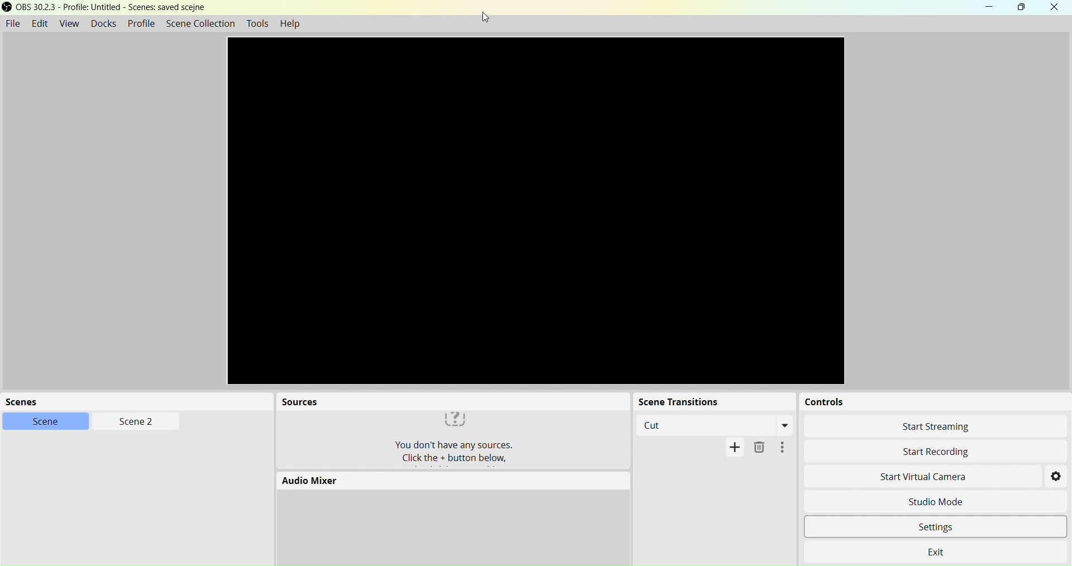 Image resolution: width=1072 pixels, height=566 pixels. Describe the element at coordinates (714, 425) in the screenshot. I see `Cut` at that location.